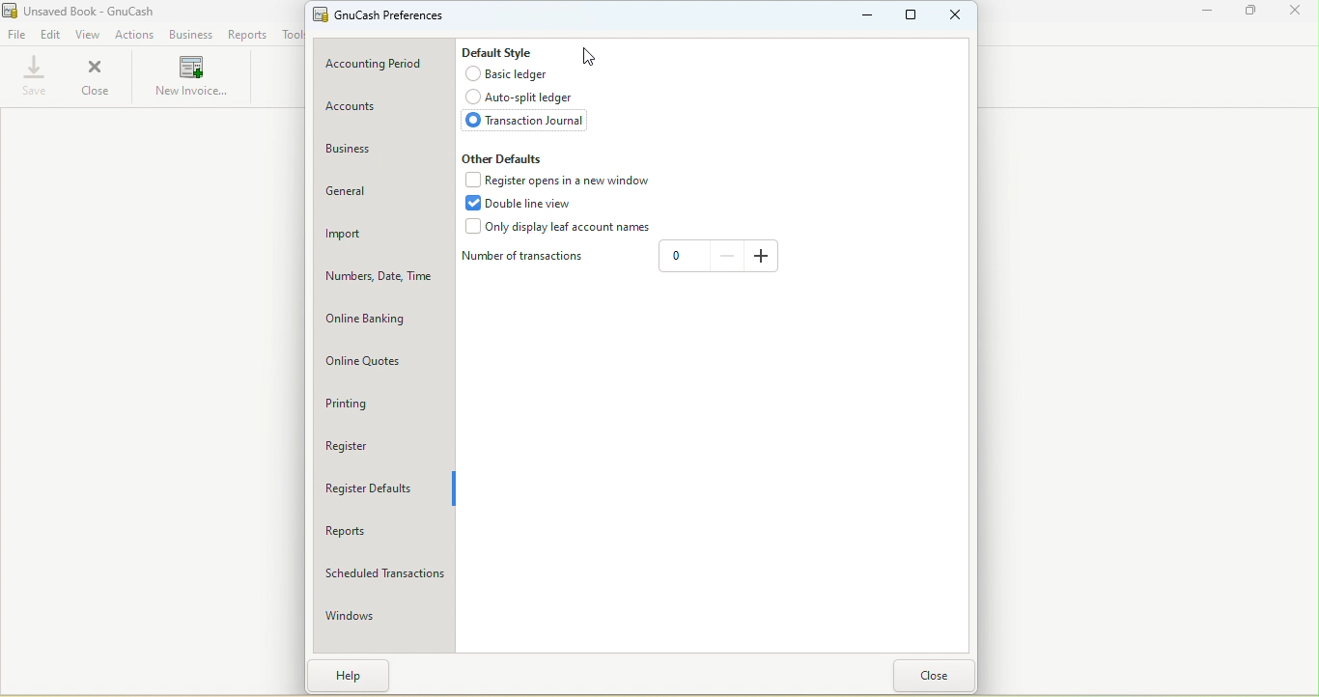 This screenshot has width=1319, height=697. What do you see at coordinates (928, 676) in the screenshot?
I see `Close` at bounding box center [928, 676].